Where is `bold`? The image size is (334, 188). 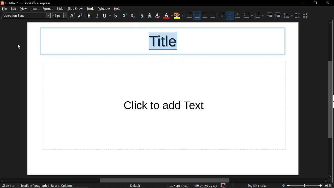 bold is located at coordinates (89, 16).